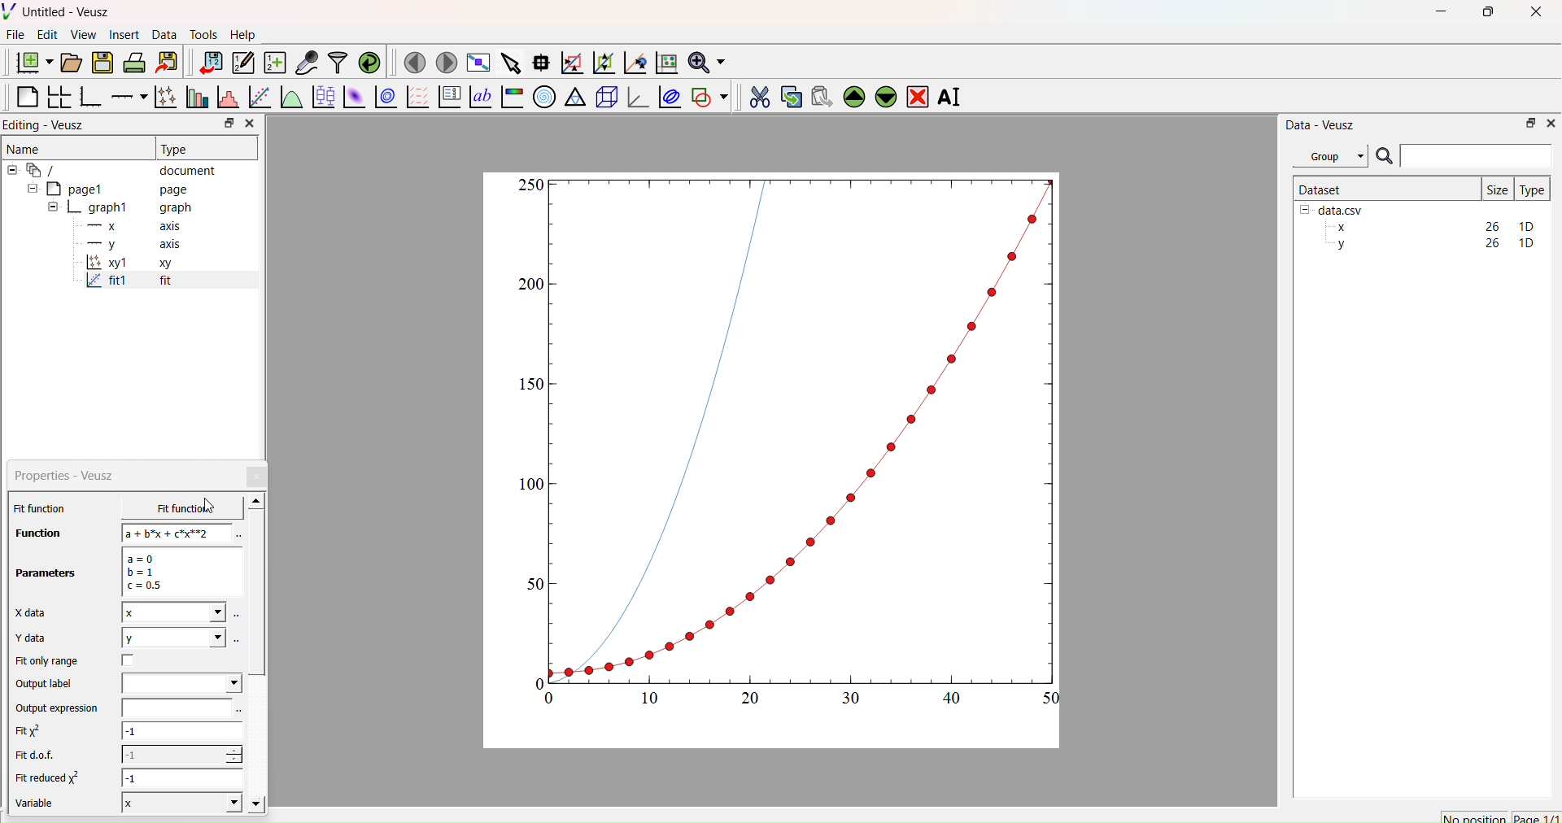 The height and width of the screenshot is (823, 1562). Describe the element at coordinates (1320, 124) in the screenshot. I see `Data - Veusz` at that location.